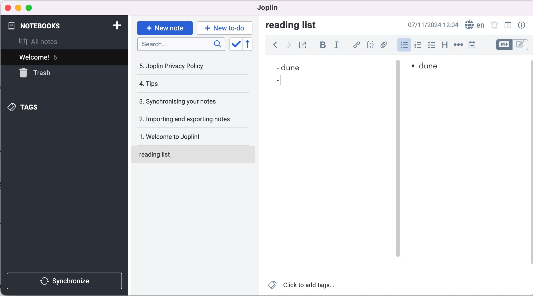 Image resolution: width=533 pixels, height=296 pixels. Describe the element at coordinates (182, 68) in the screenshot. I see `joplin privacy policy` at that location.